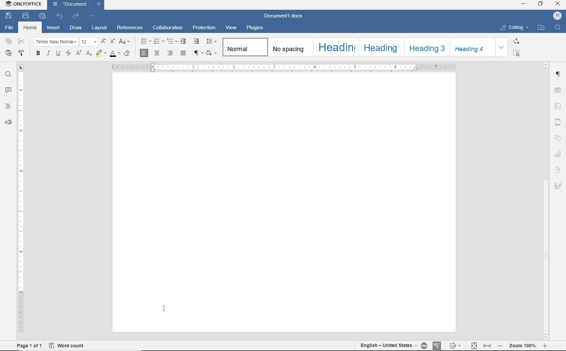  What do you see at coordinates (558, 122) in the screenshot?
I see `header & footer` at bounding box center [558, 122].